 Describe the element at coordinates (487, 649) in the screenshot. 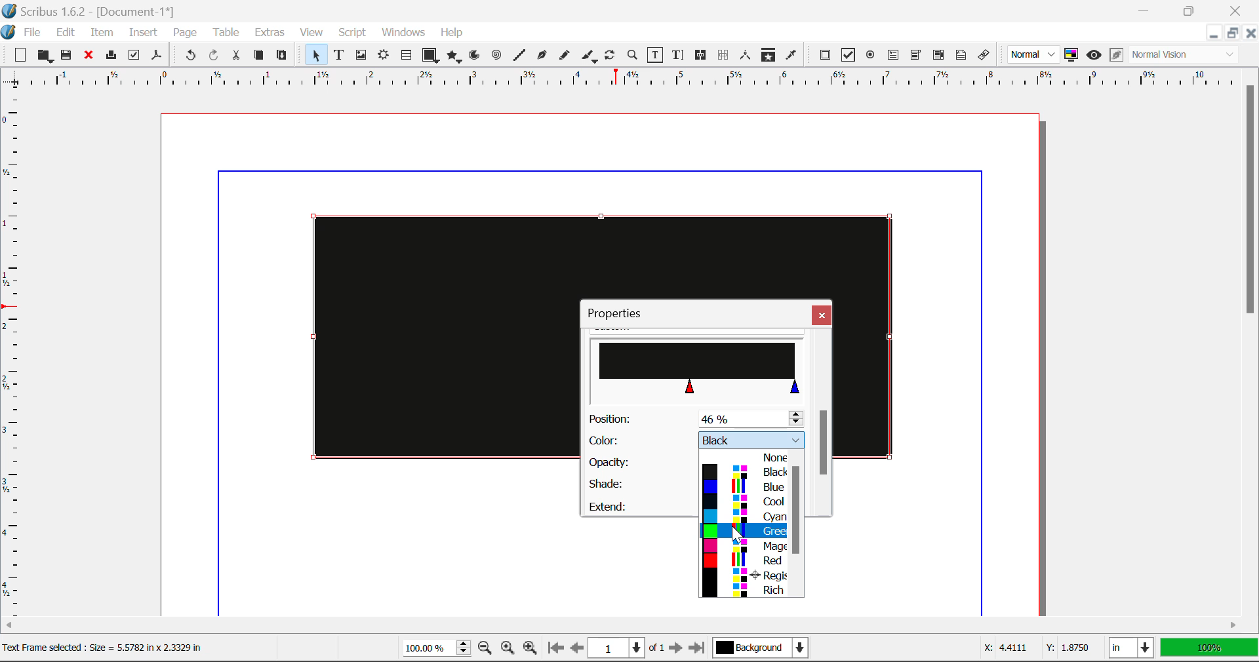

I see `Zoom Out` at that location.